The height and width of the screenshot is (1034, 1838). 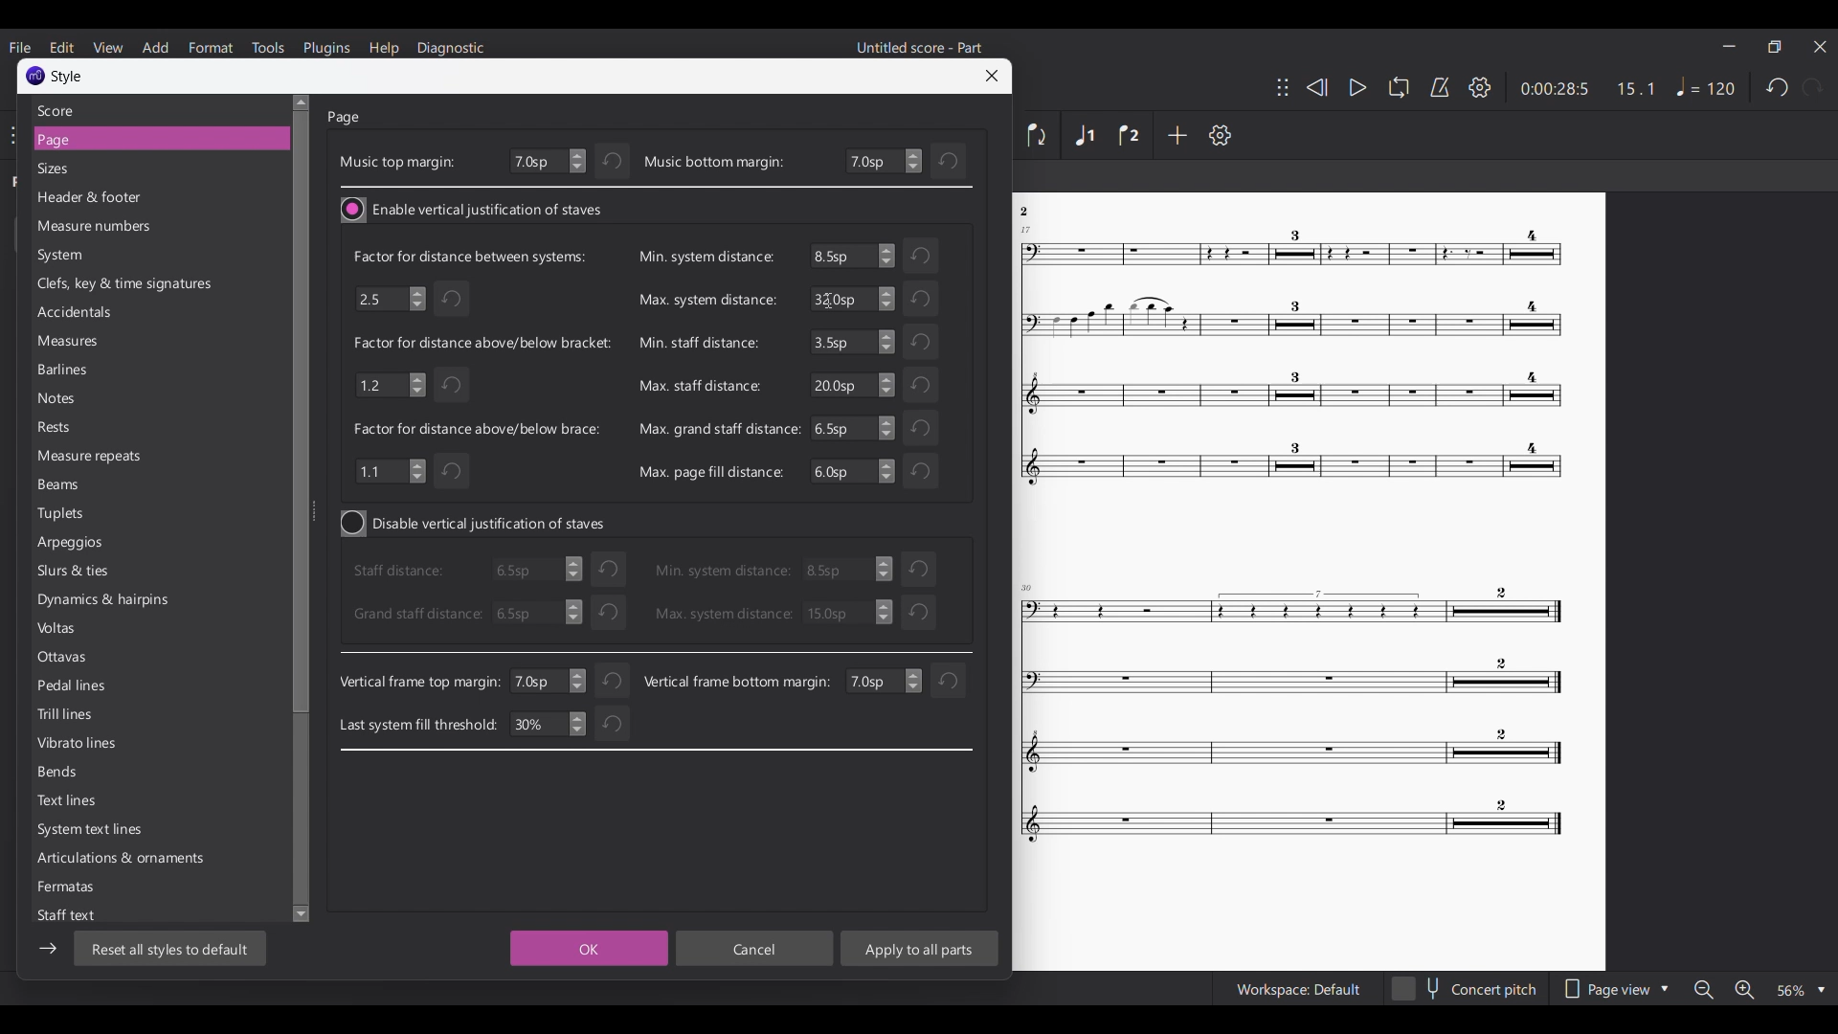 What do you see at coordinates (714, 163) in the screenshot?
I see `music bottom margin` at bounding box center [714, 163].